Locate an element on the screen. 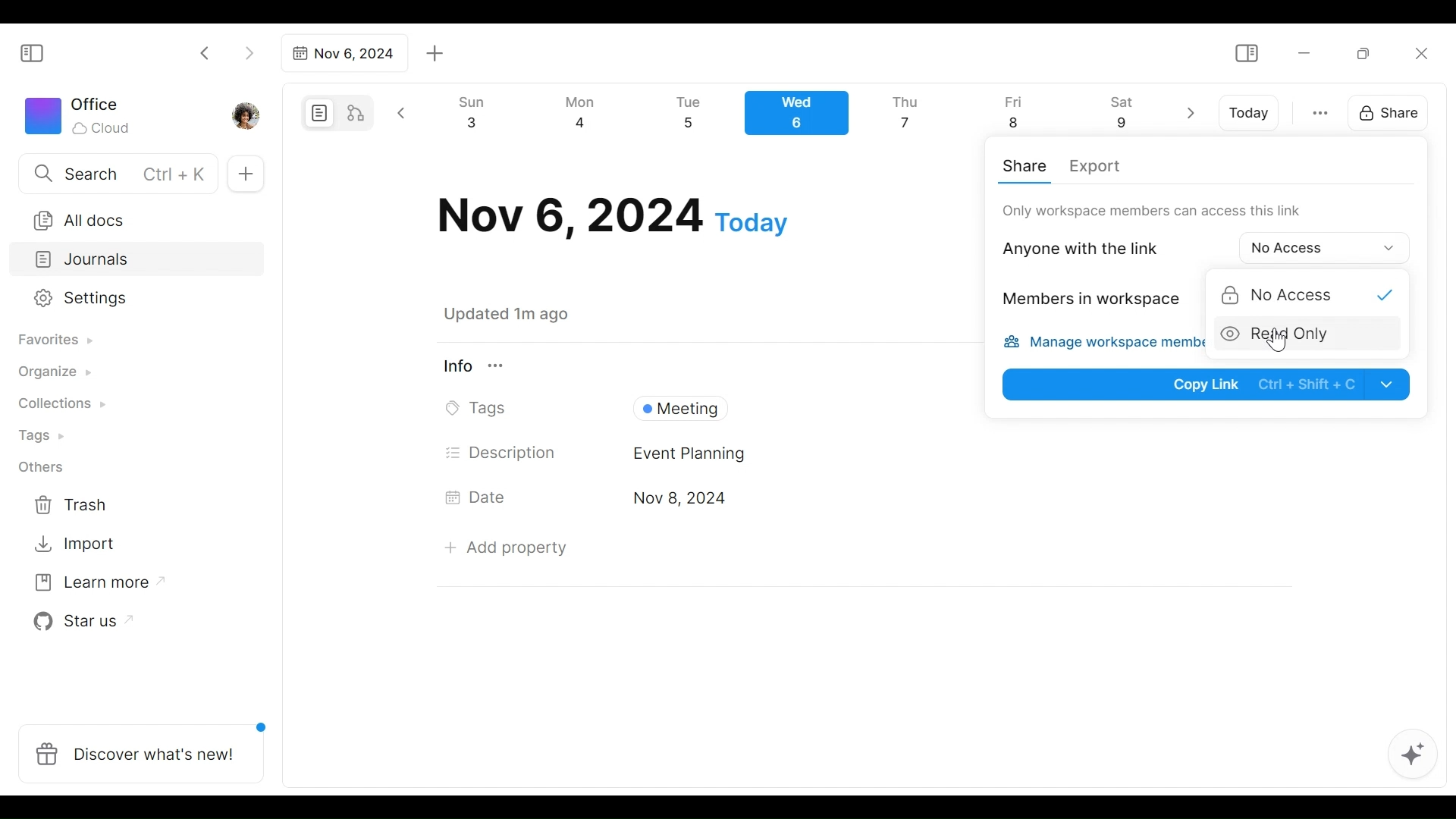 The width and height of the screenshot is (1456, 819). All documents is located at coordinates (131, 218).